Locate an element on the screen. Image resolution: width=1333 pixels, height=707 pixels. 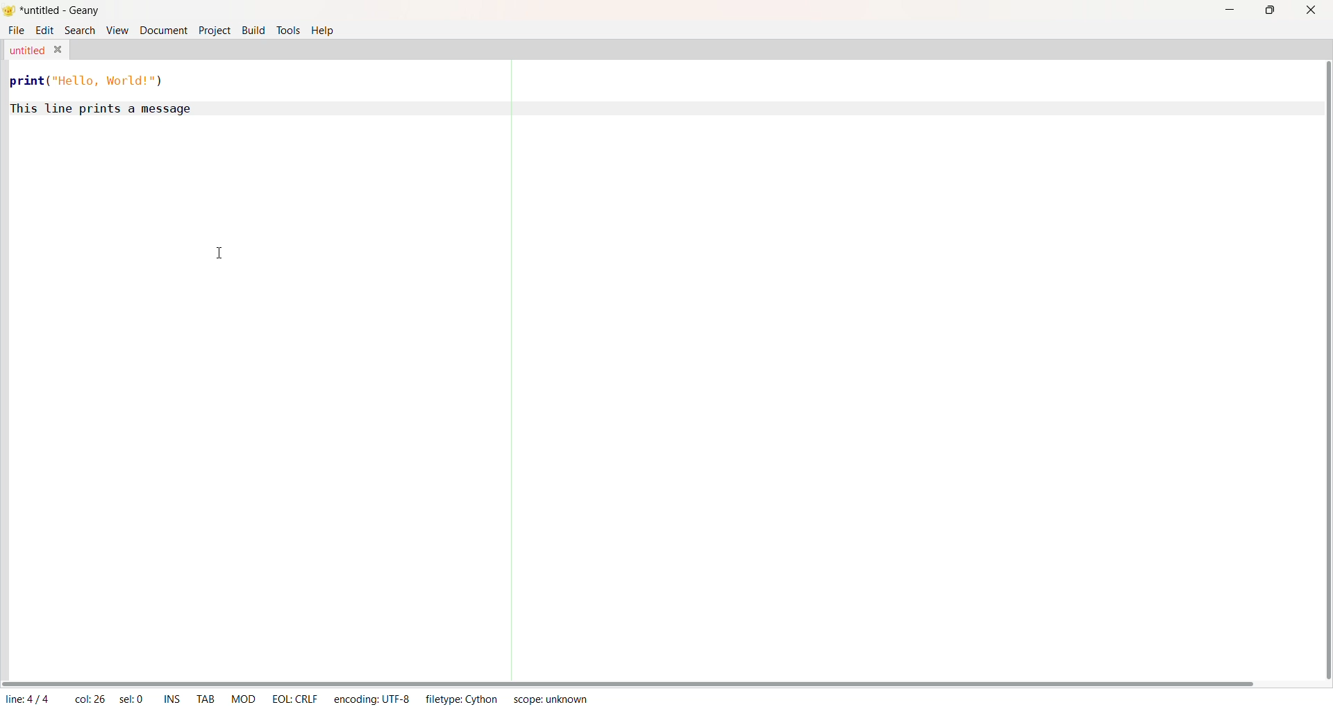
Logo is located at coordinates (10, 10).